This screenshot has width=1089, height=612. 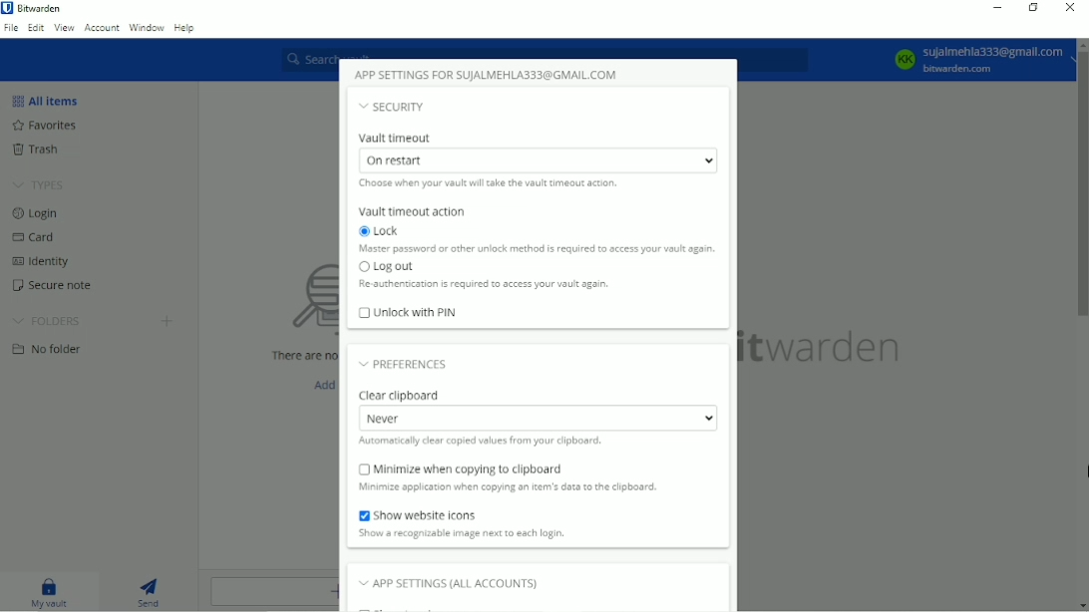 I want to click on Account, so click(x=102, y=26).